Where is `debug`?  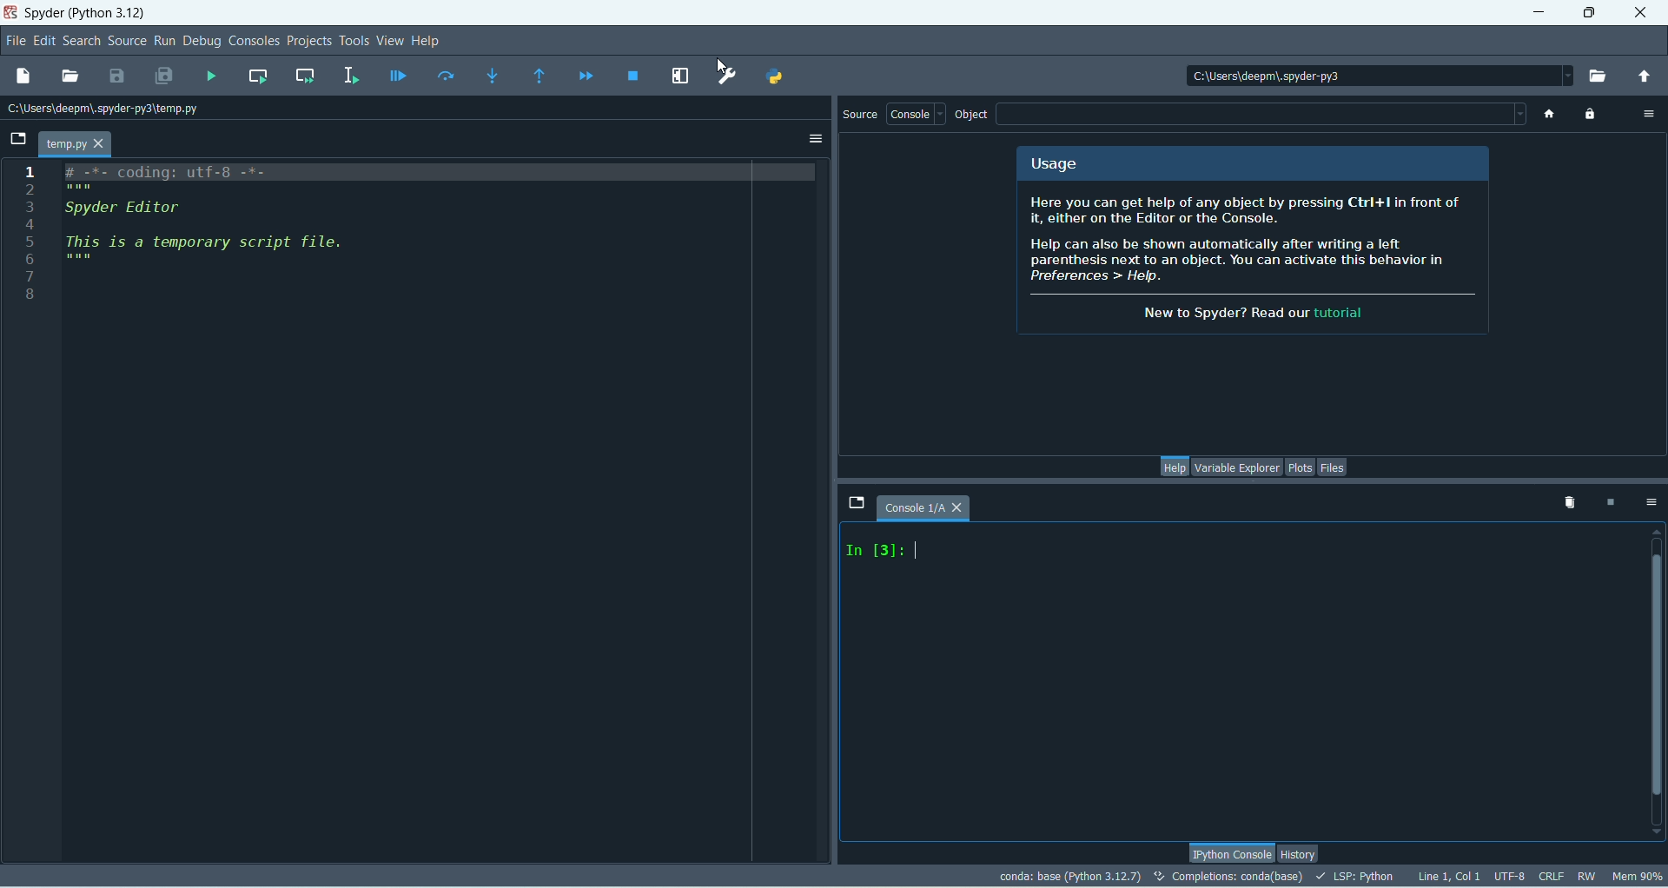
debug is located at coordinates (202, 42).